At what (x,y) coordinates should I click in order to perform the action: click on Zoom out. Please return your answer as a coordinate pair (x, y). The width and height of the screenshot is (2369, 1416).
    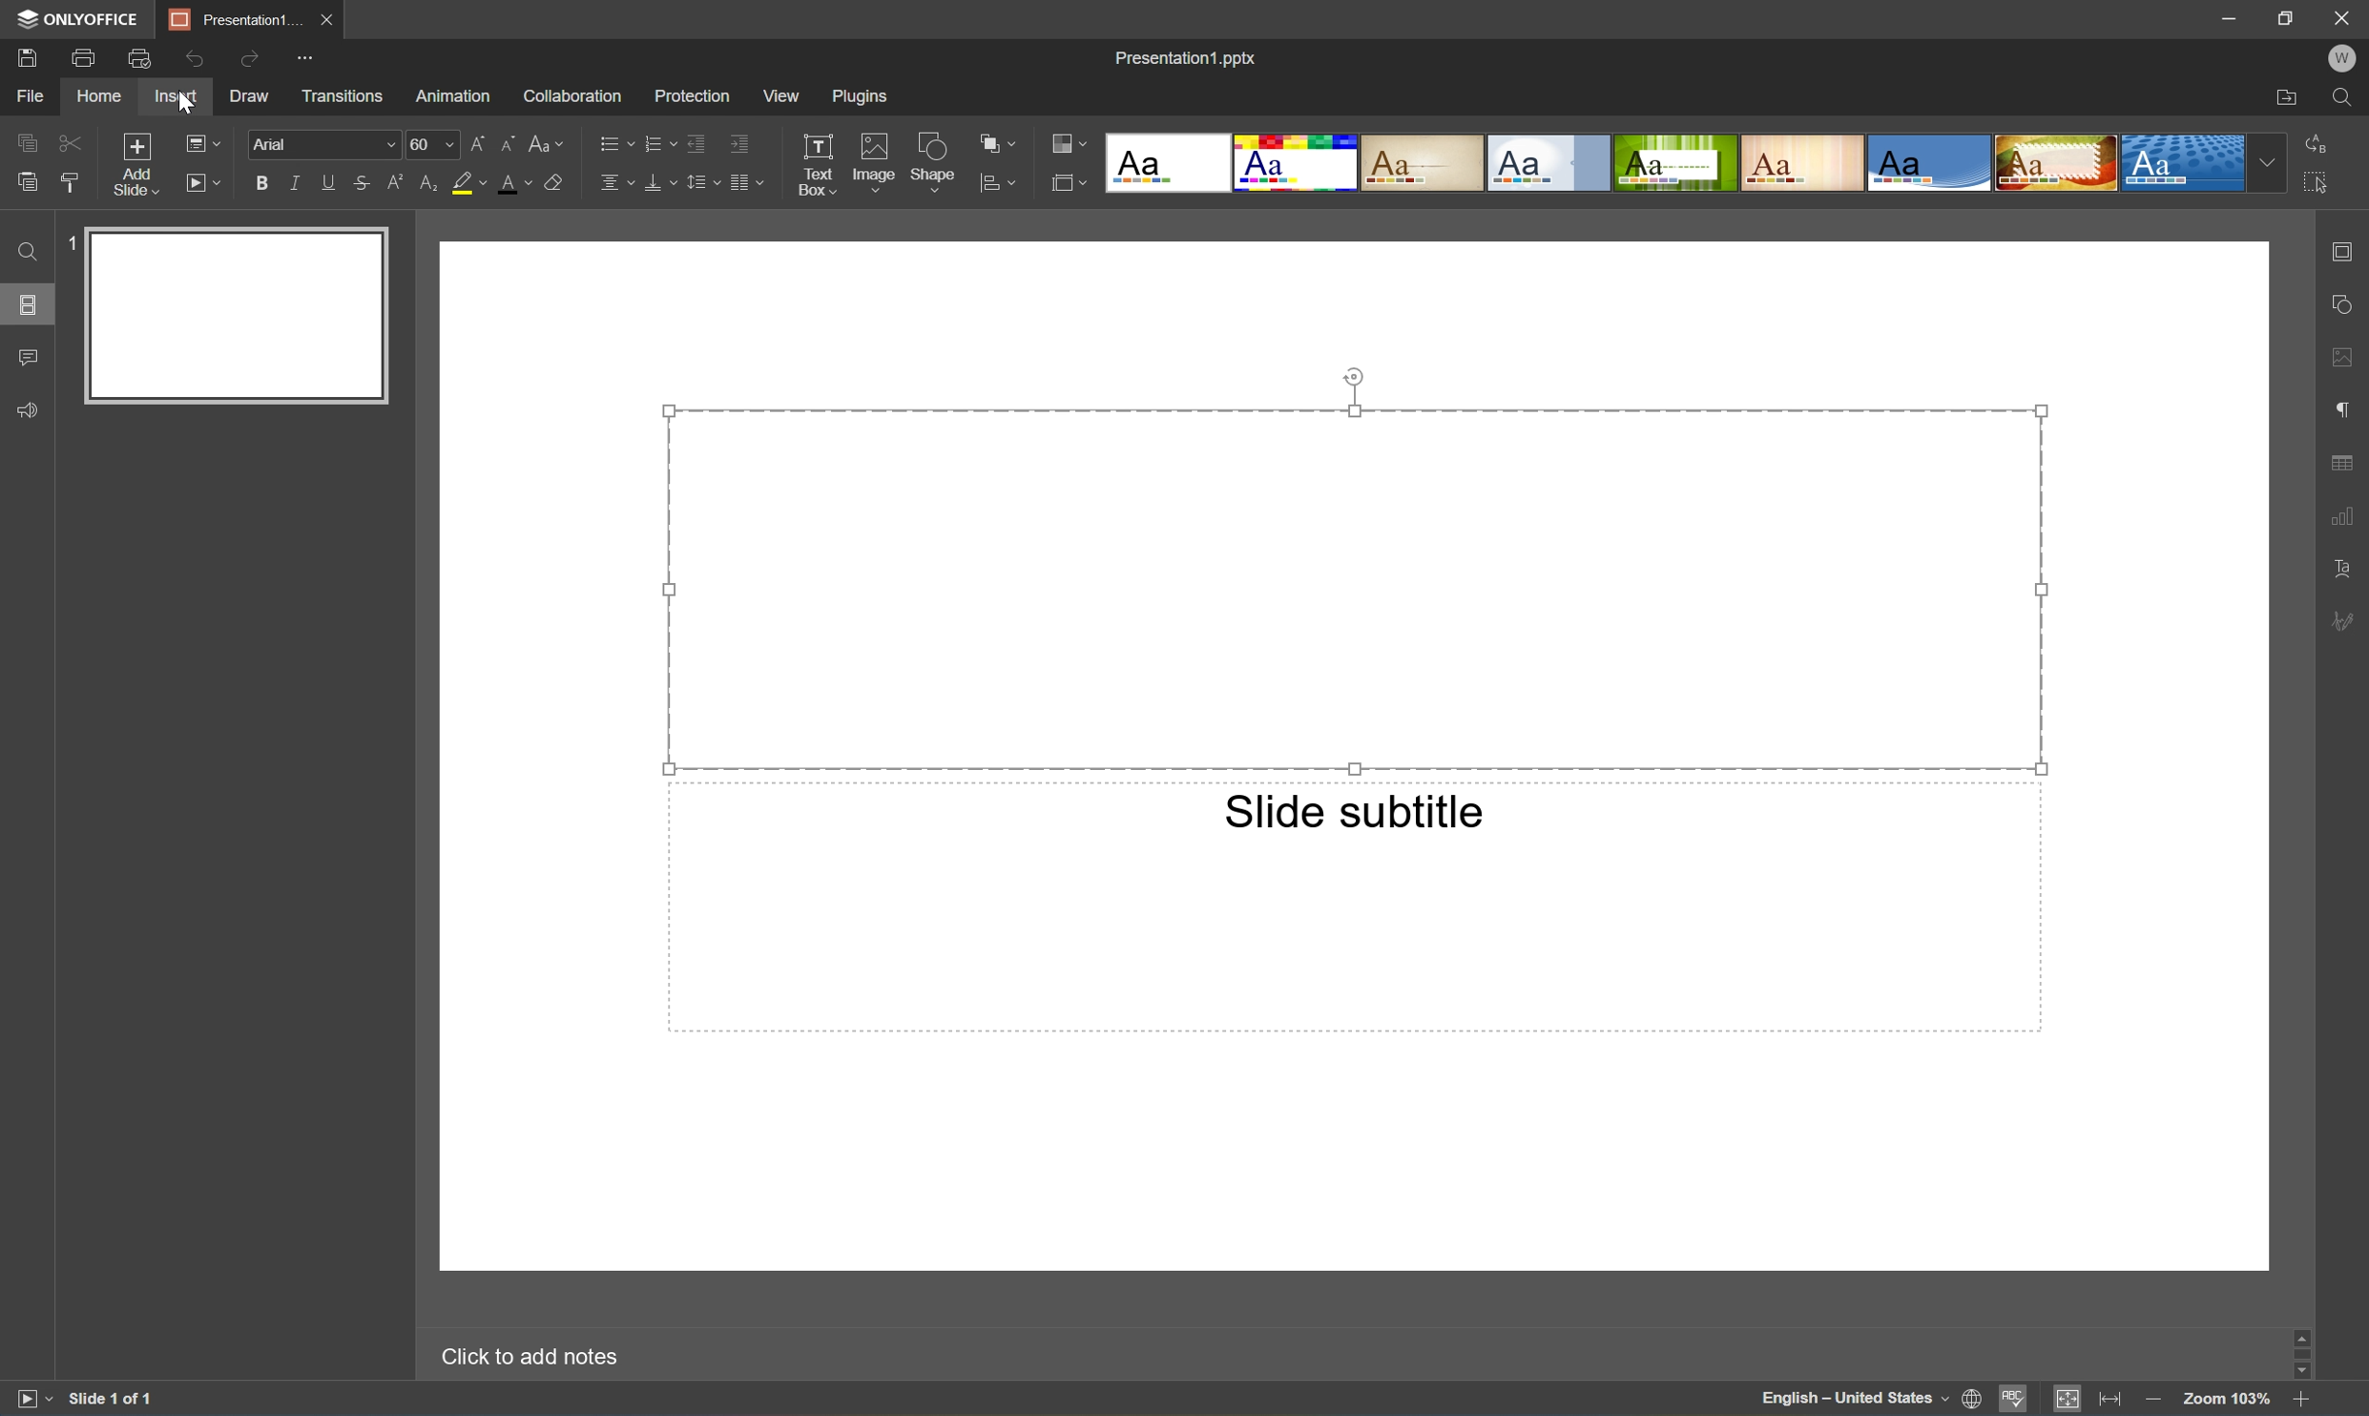
    Looking at the image, I should click on (2151, 1404).